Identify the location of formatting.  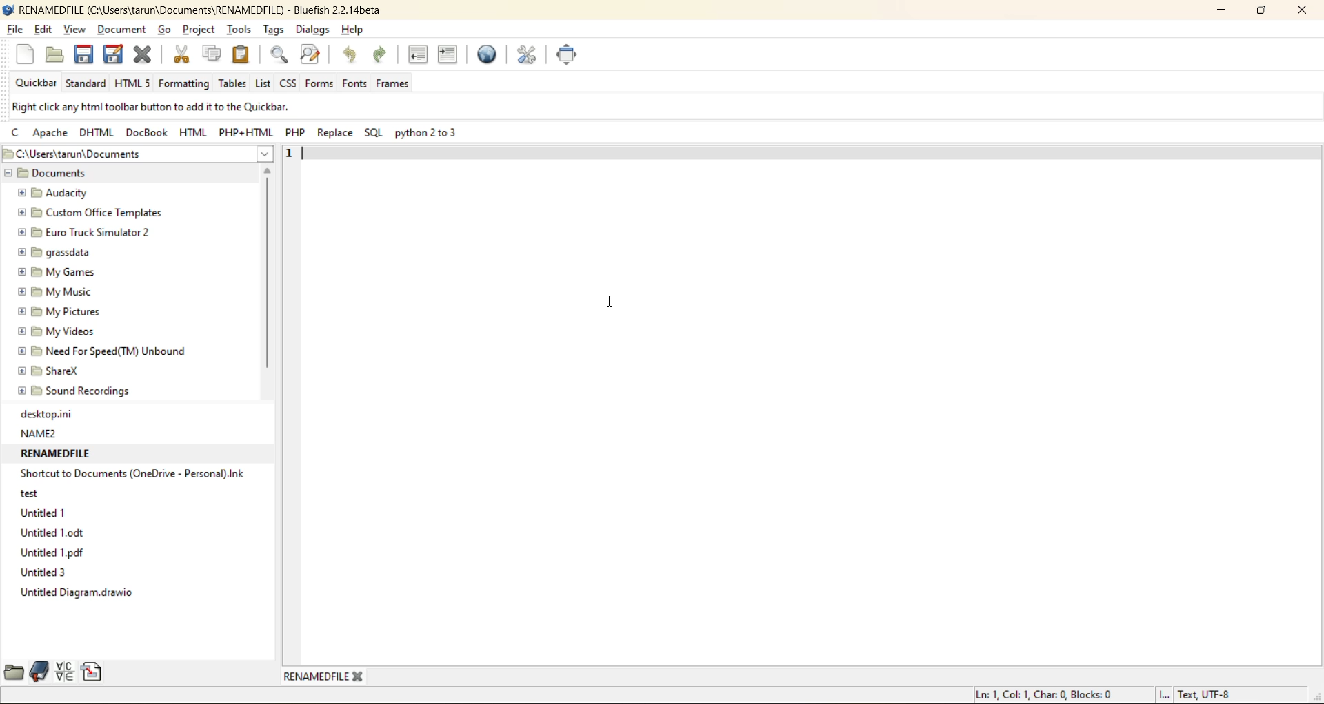
(185, 85).